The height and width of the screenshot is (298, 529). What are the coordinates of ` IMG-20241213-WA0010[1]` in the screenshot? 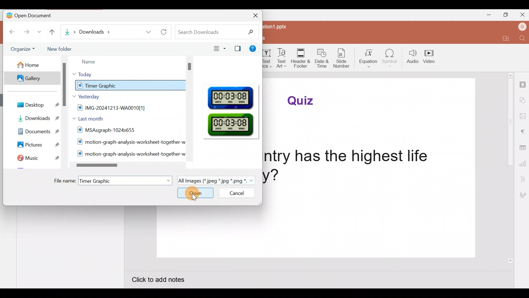 It's located at (125, 108).